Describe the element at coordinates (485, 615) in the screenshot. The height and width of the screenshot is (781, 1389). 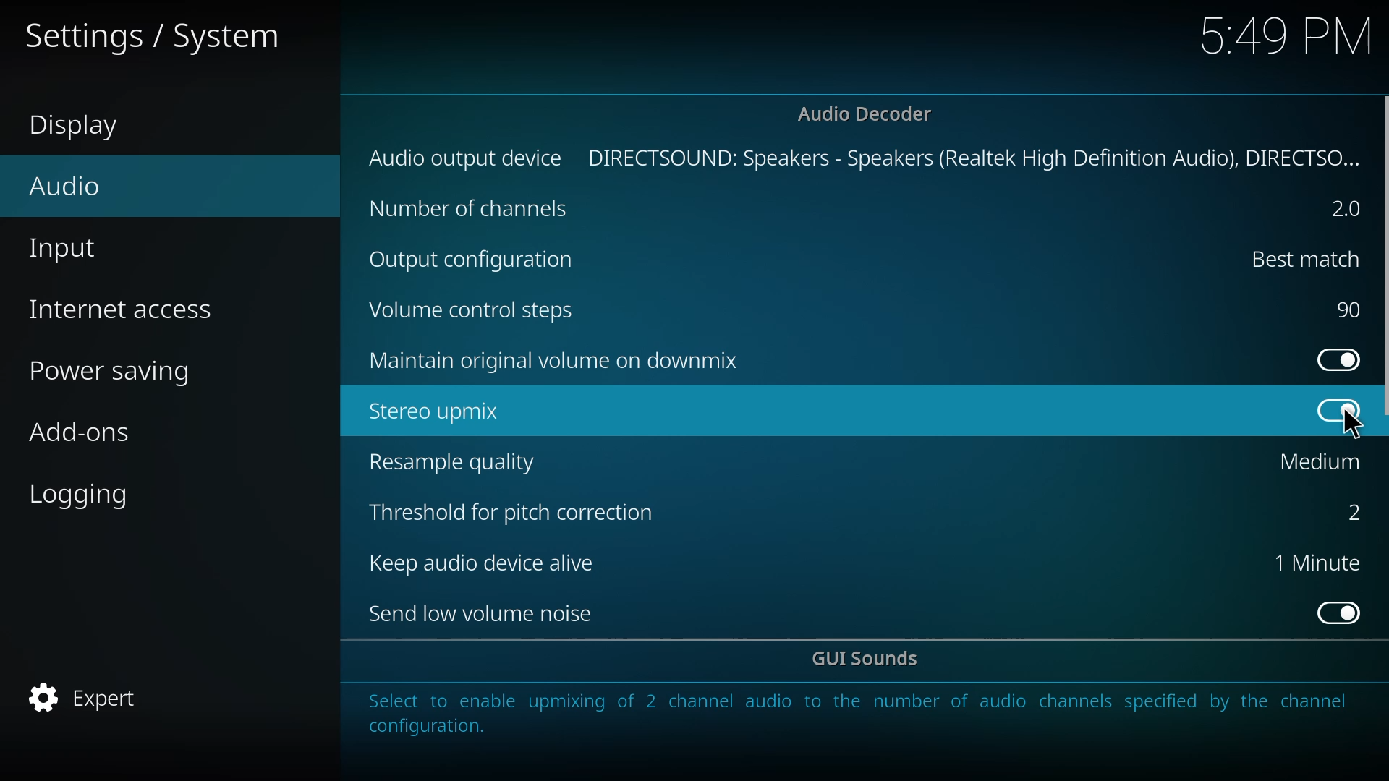
I see `send low volume noise` at that location.